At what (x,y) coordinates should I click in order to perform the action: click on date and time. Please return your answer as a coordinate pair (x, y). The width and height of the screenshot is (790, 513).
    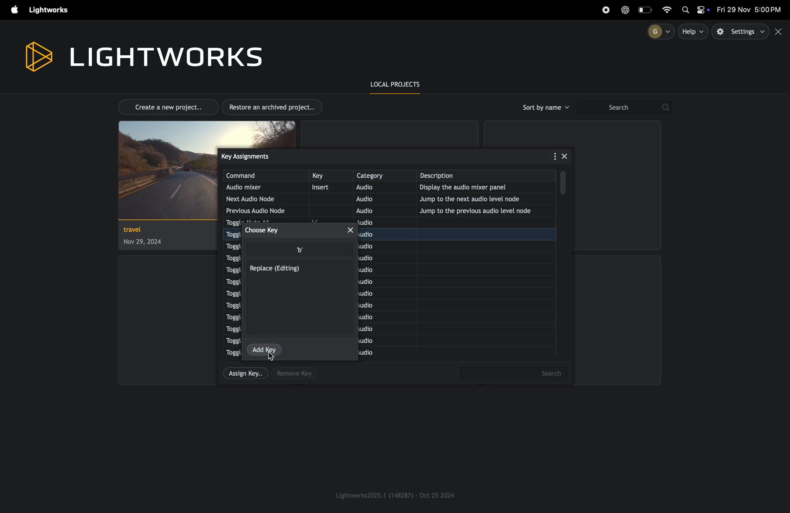
    Looking at the image, I should click on (750, 10).